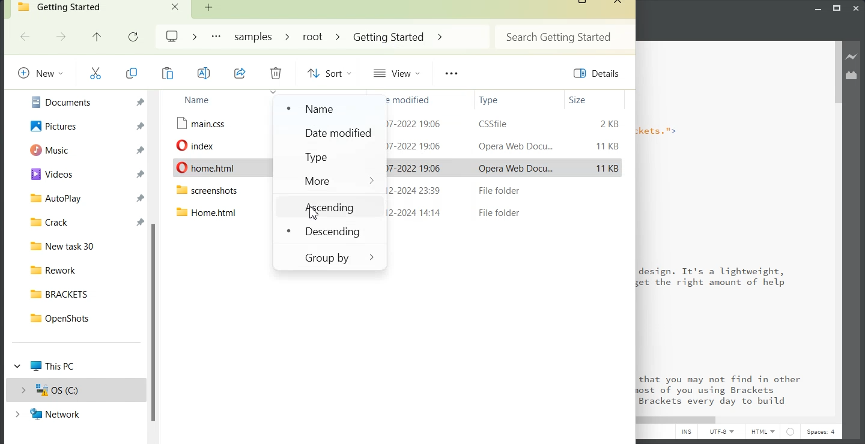 Image resolution: width=865 pixels, height=444 pixels. Describe the element at coordinates (61, 37) in the screenshot. I see `Go forward` at that location.